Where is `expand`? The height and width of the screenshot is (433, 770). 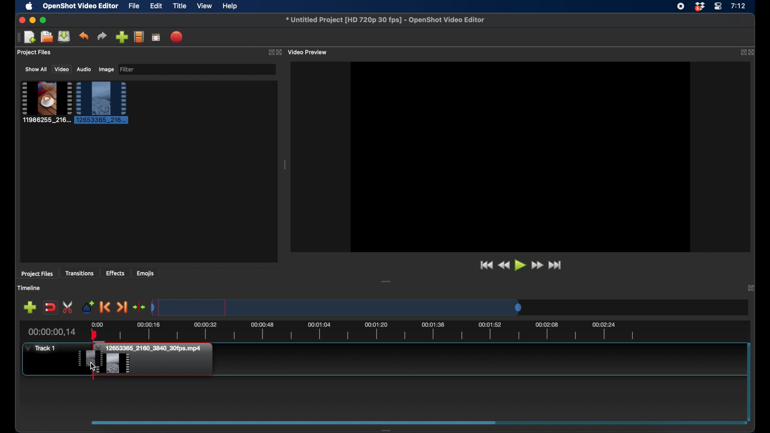
expand is located at coordinates (269, 52).